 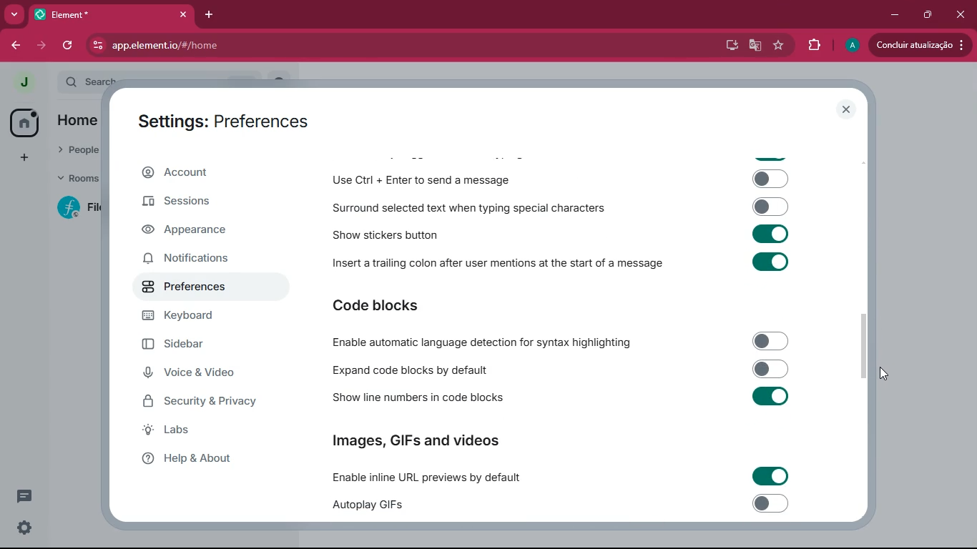 What do you see at coordinates (210, 172) in the screenshot?
I see `account` at bounding box center [210, 172].